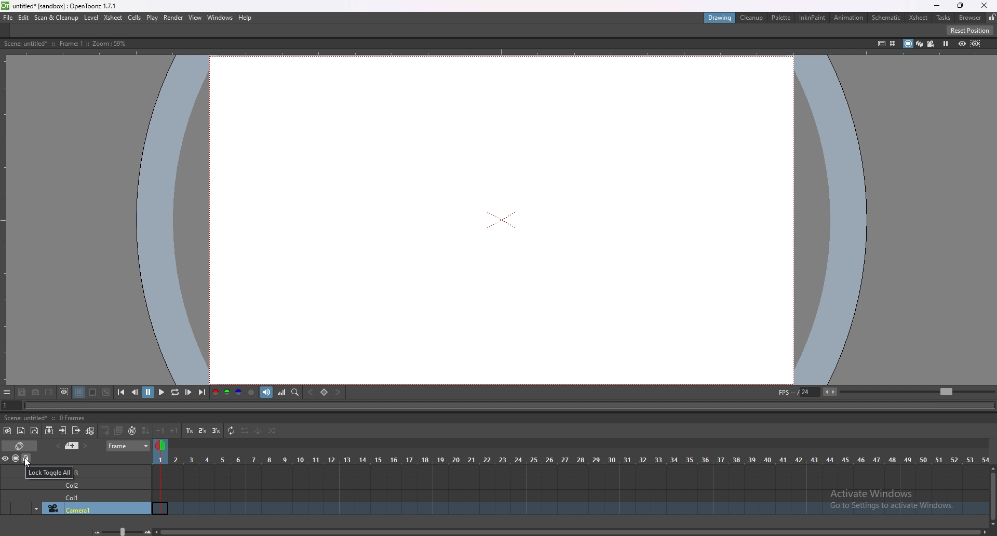 This screenshot has height=536, width=997. What do you see at coordinates (129, 446) in the screenshot?
I see `frame` at bounding box center [129, 446].